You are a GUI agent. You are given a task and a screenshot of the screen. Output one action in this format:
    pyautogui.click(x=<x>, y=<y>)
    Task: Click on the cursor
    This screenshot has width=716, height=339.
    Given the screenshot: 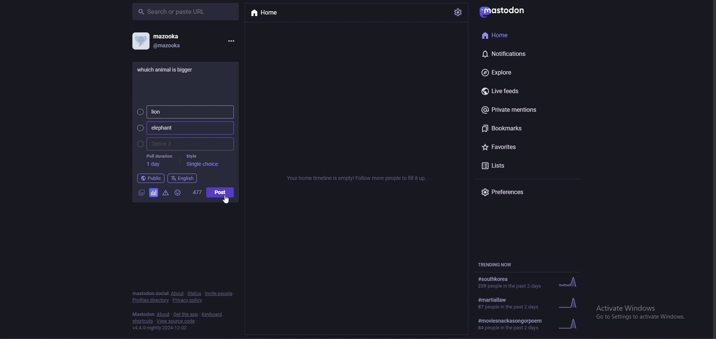 What is the action you would take?
    pyautogui.click(x=226, y=199)
    